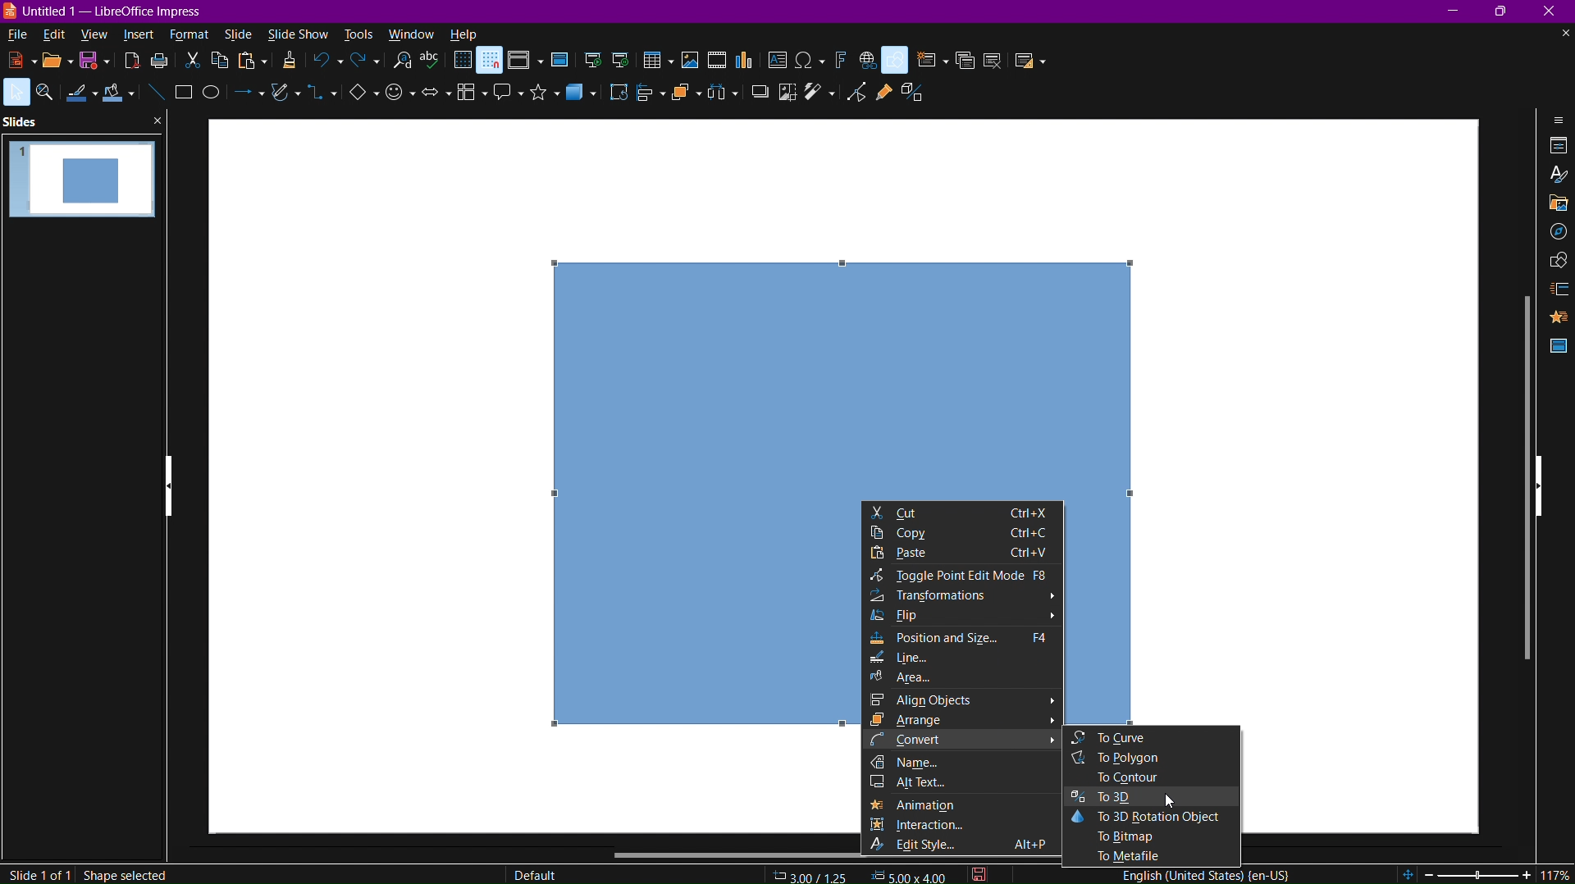 The width and height of the screenshot is (1575, 884). What do you see at coordinates (964, 784) in the screenshot?
I see `Alt Text` at bounding box center [964, 784].